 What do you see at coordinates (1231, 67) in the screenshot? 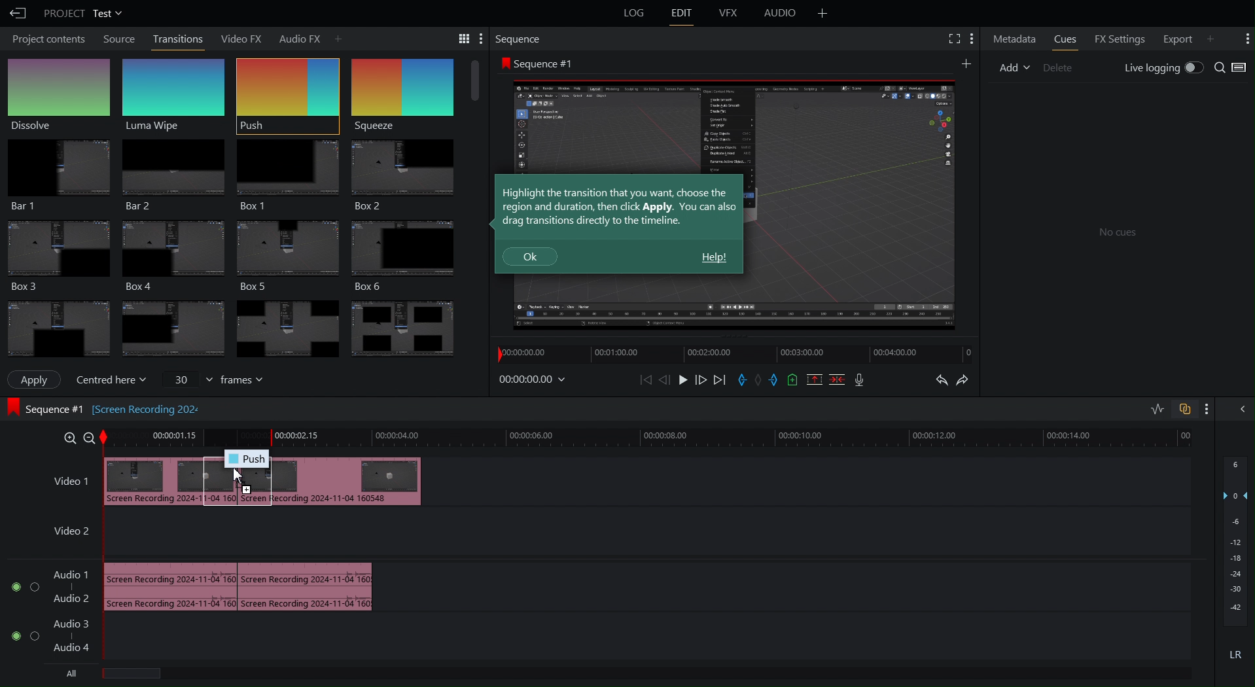
I see `Search` at bounding box center [1231, 67].